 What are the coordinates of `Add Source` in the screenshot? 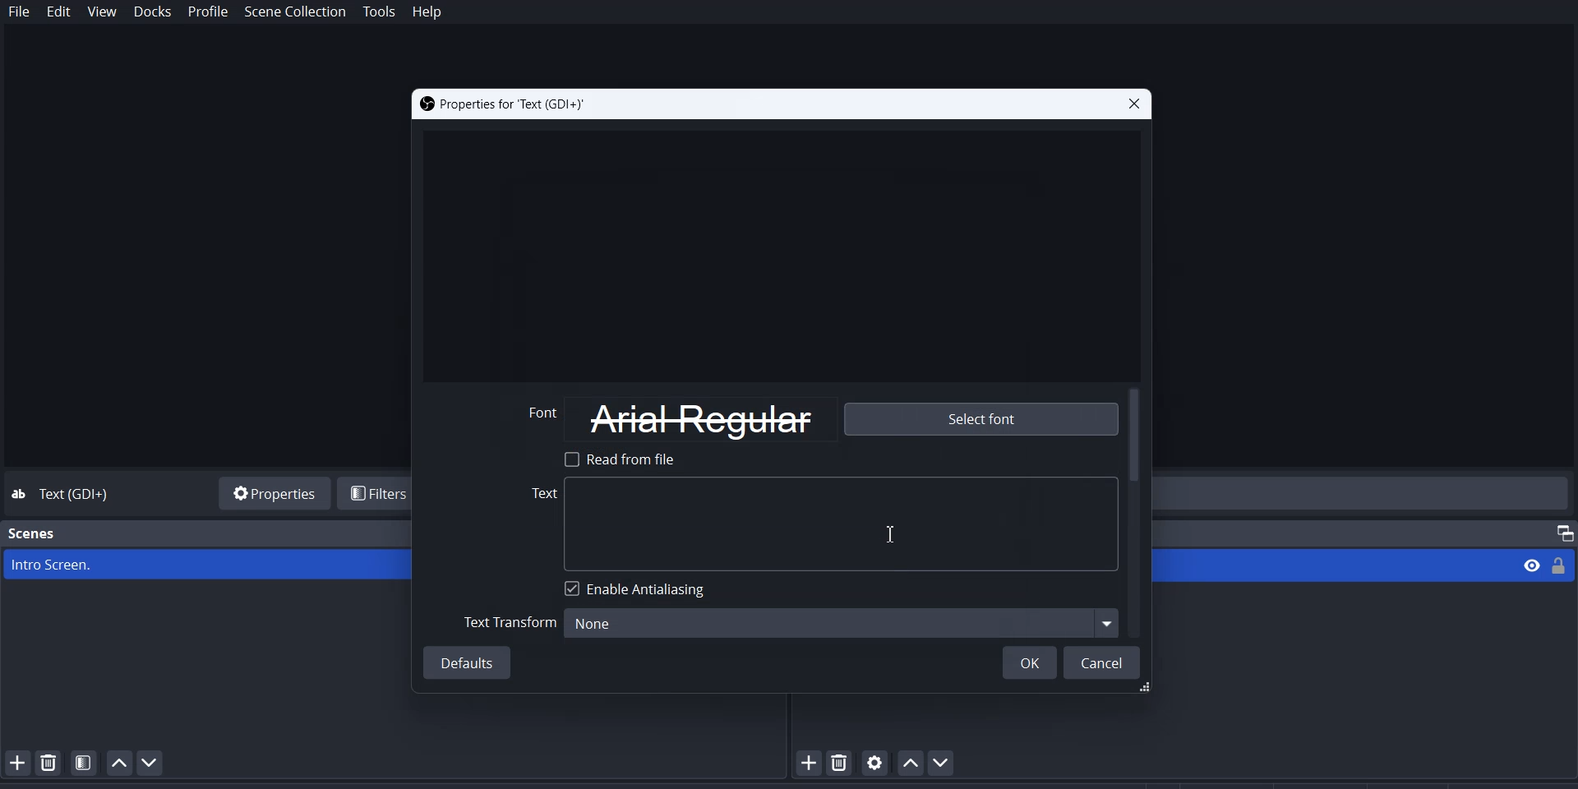 It's located at (807, 764).